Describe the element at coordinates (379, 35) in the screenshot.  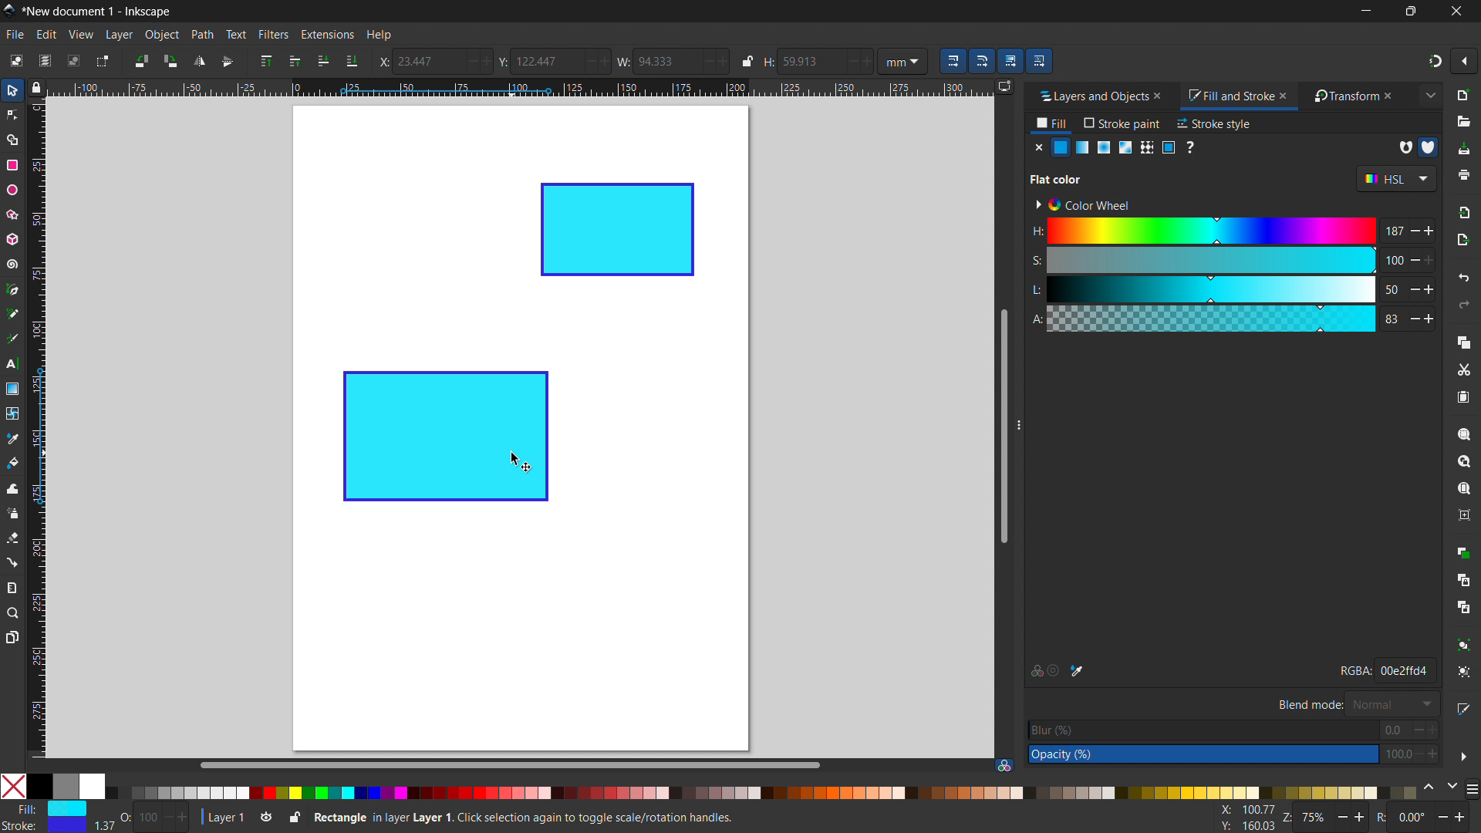
I see `help` at that location.